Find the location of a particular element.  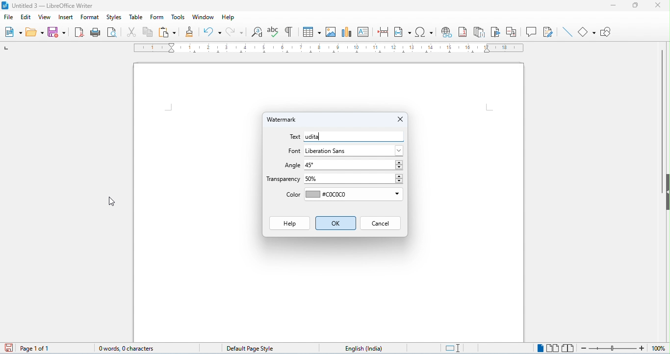

find and replace is located at coordinates (258, 32).